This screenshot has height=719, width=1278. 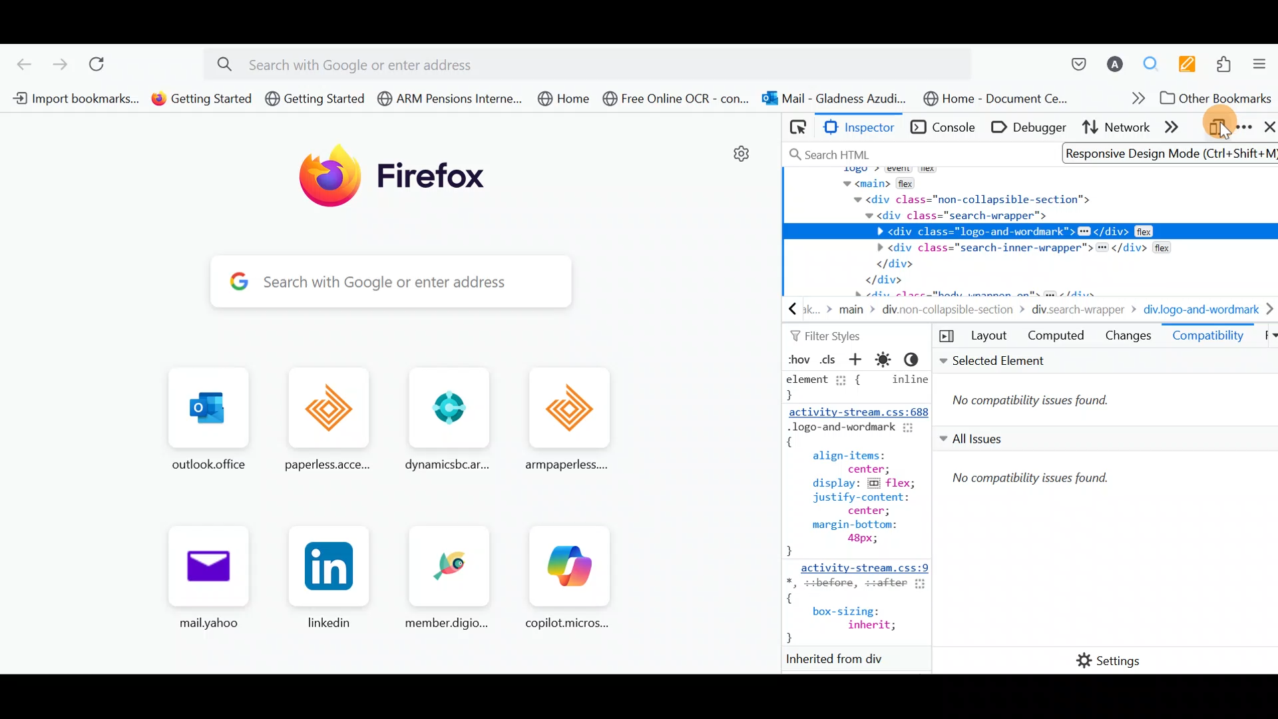 I want to click on Console, so click(x=941, y=128).